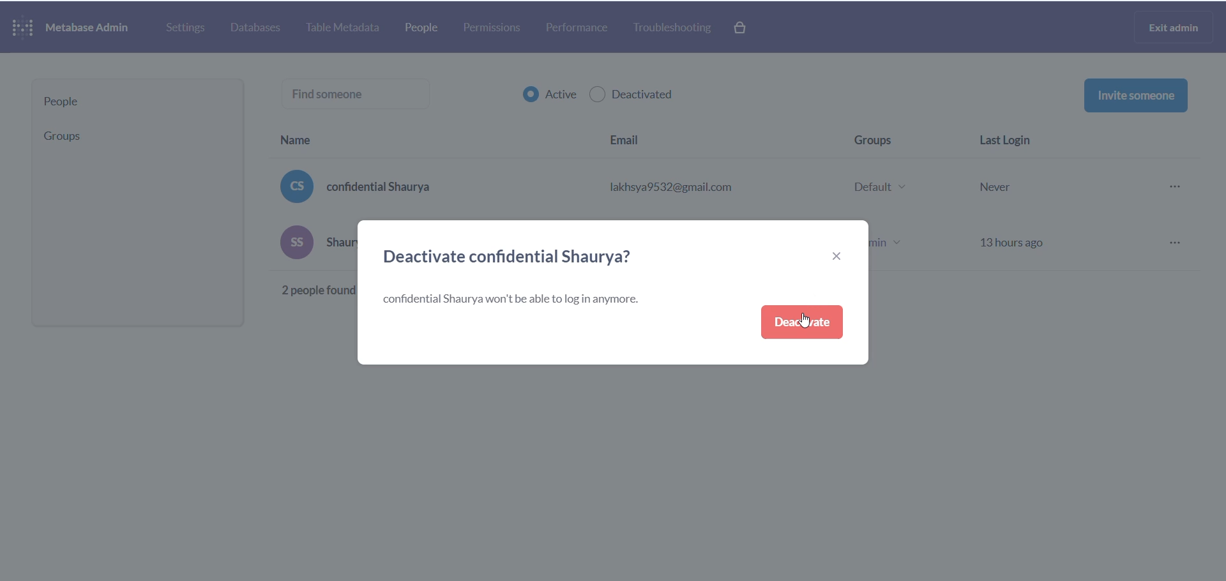  What do you see at coordinates (1174, 27) in the screenshot?
I see `exit admin` at bounding box center [1174, 27].